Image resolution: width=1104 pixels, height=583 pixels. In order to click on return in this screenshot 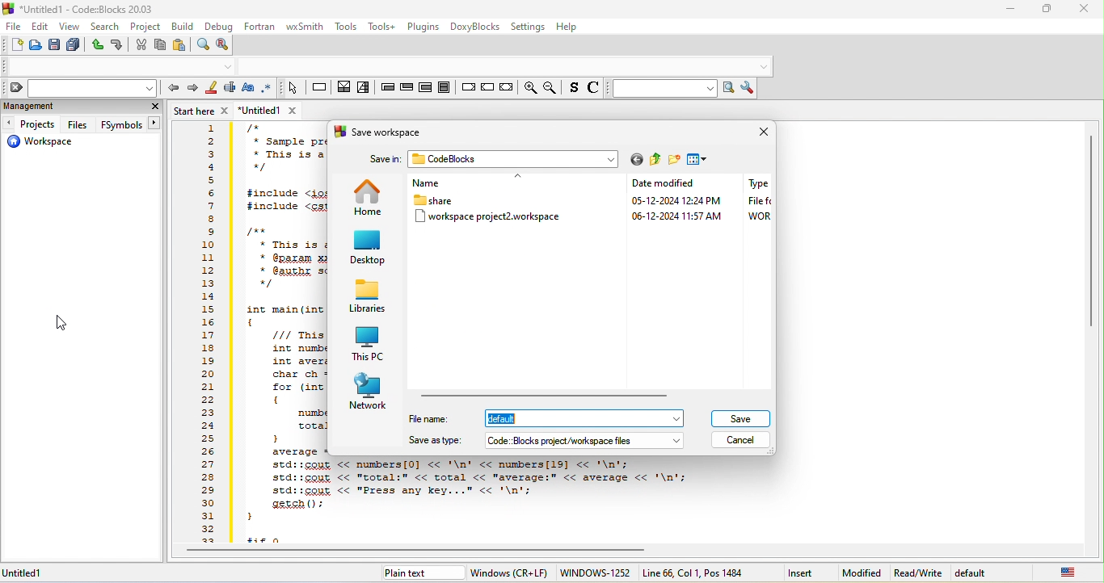, I will do `click(505, 88)`.